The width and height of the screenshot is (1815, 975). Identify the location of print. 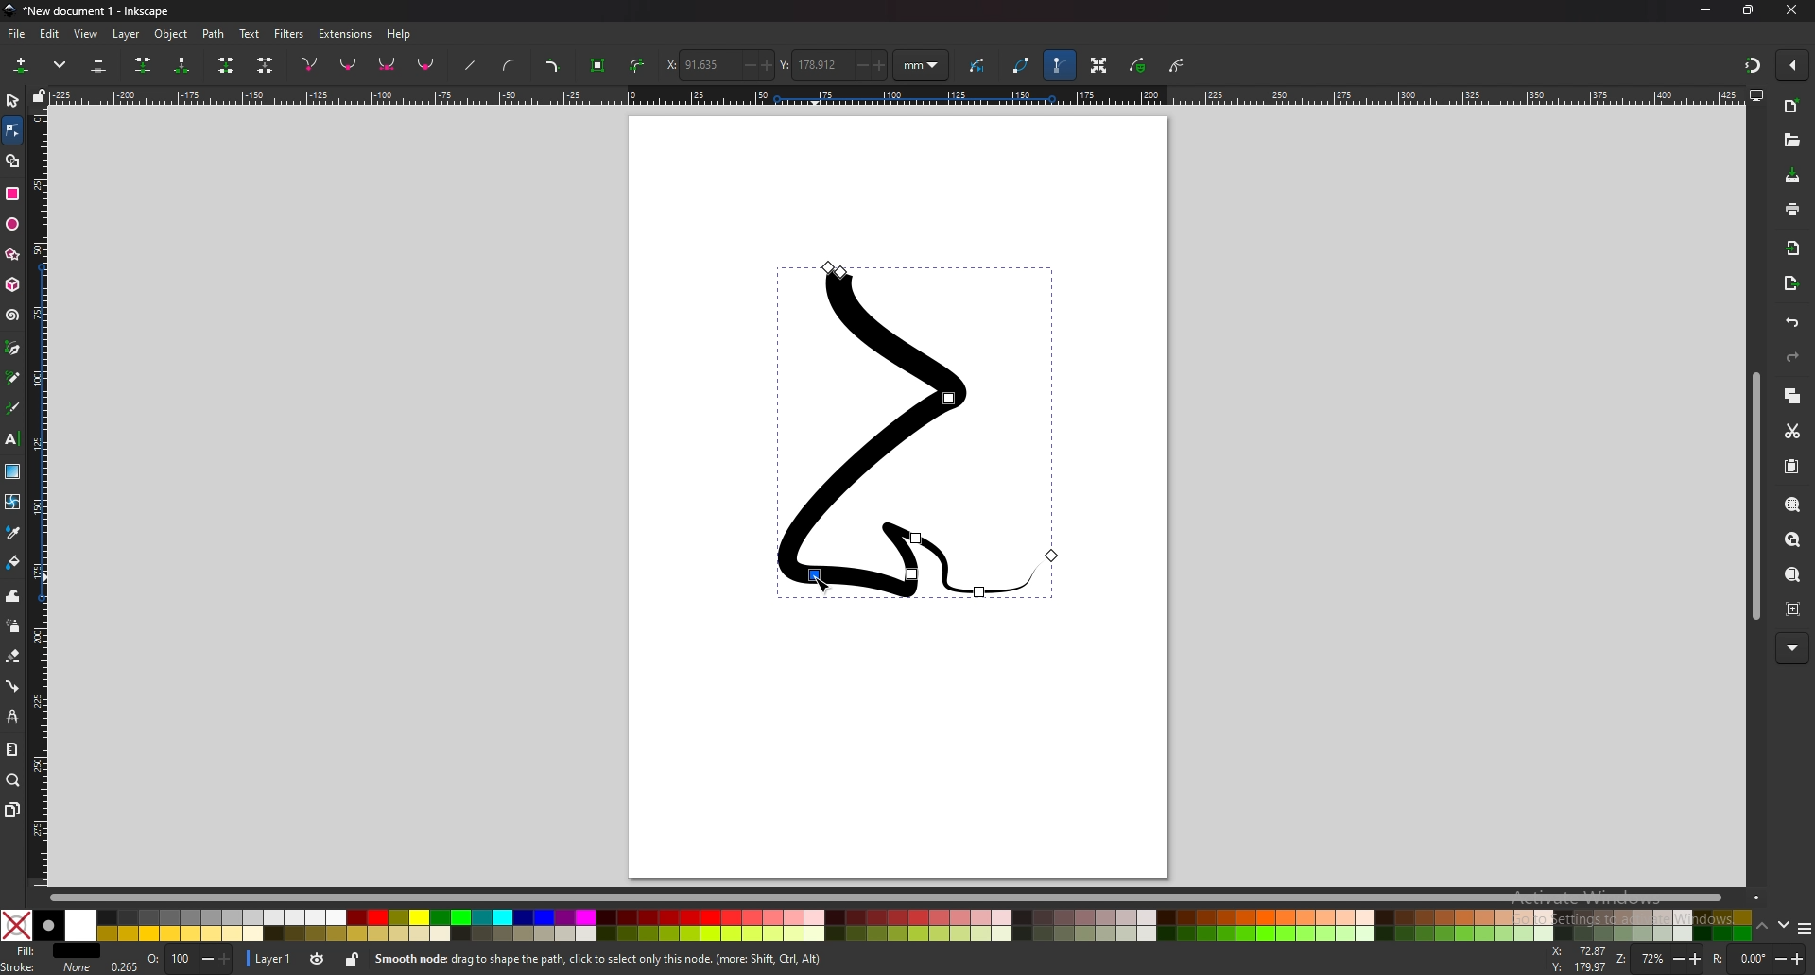
(1793, 211).